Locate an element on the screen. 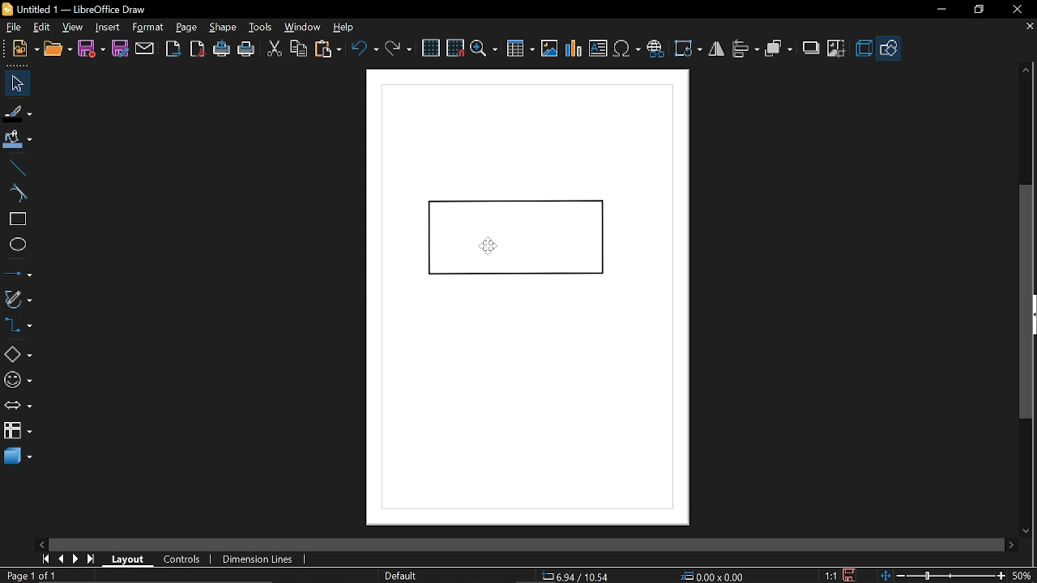  go to last page is located at coordinates (92, 560).